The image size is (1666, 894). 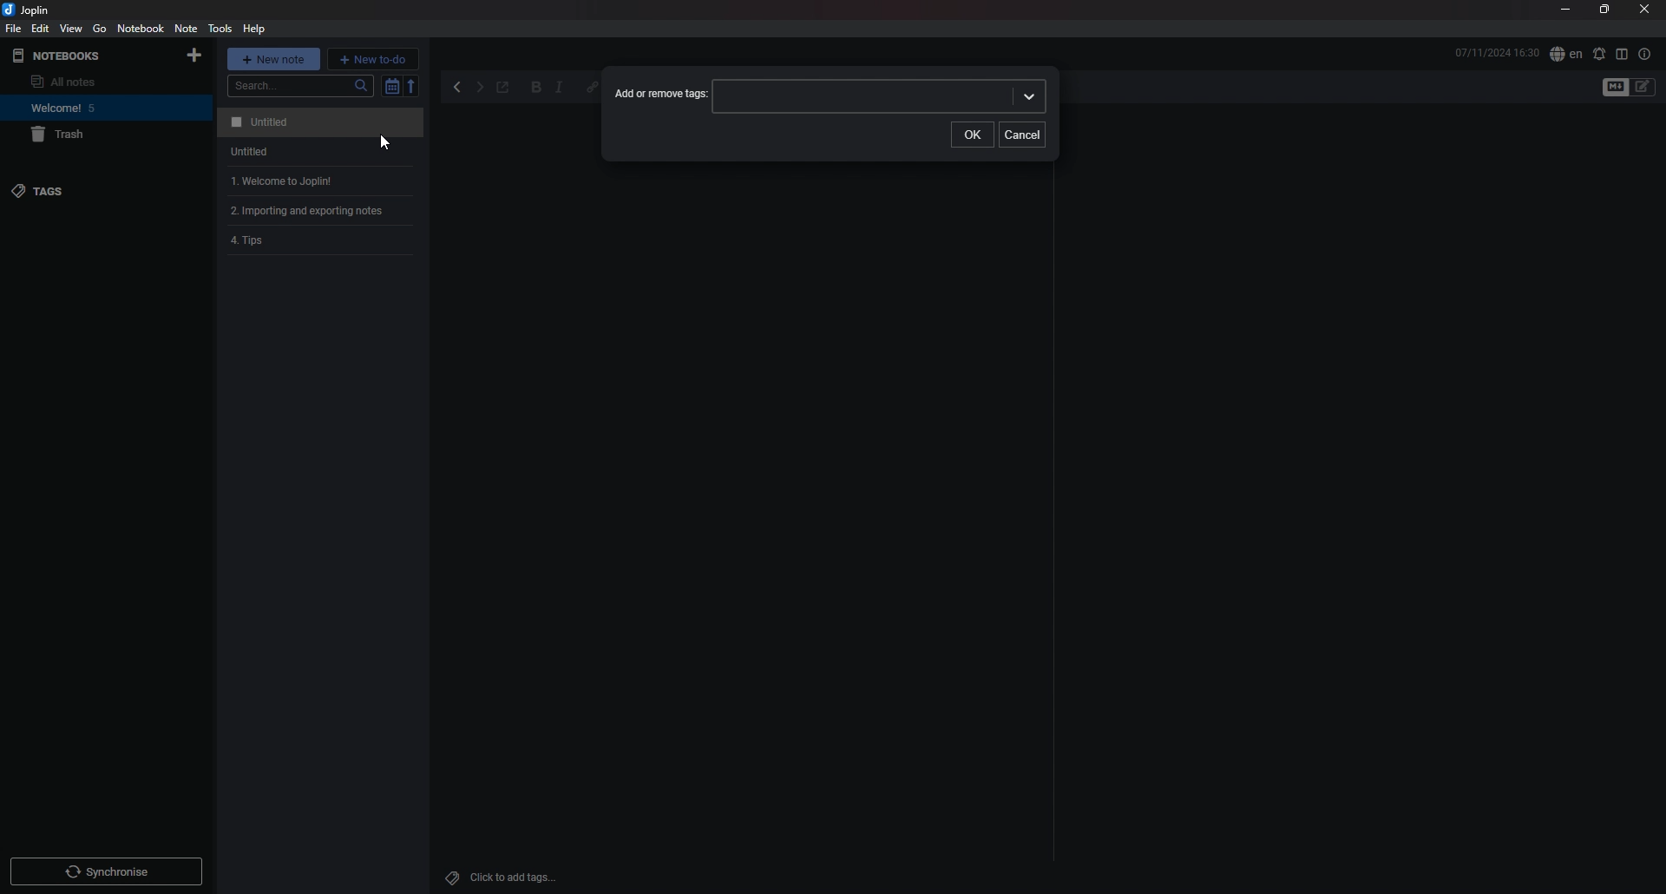 What do you see at coordinates (973, 134) in the screenshot?
I see `ok` at bounding box center [973, 134].